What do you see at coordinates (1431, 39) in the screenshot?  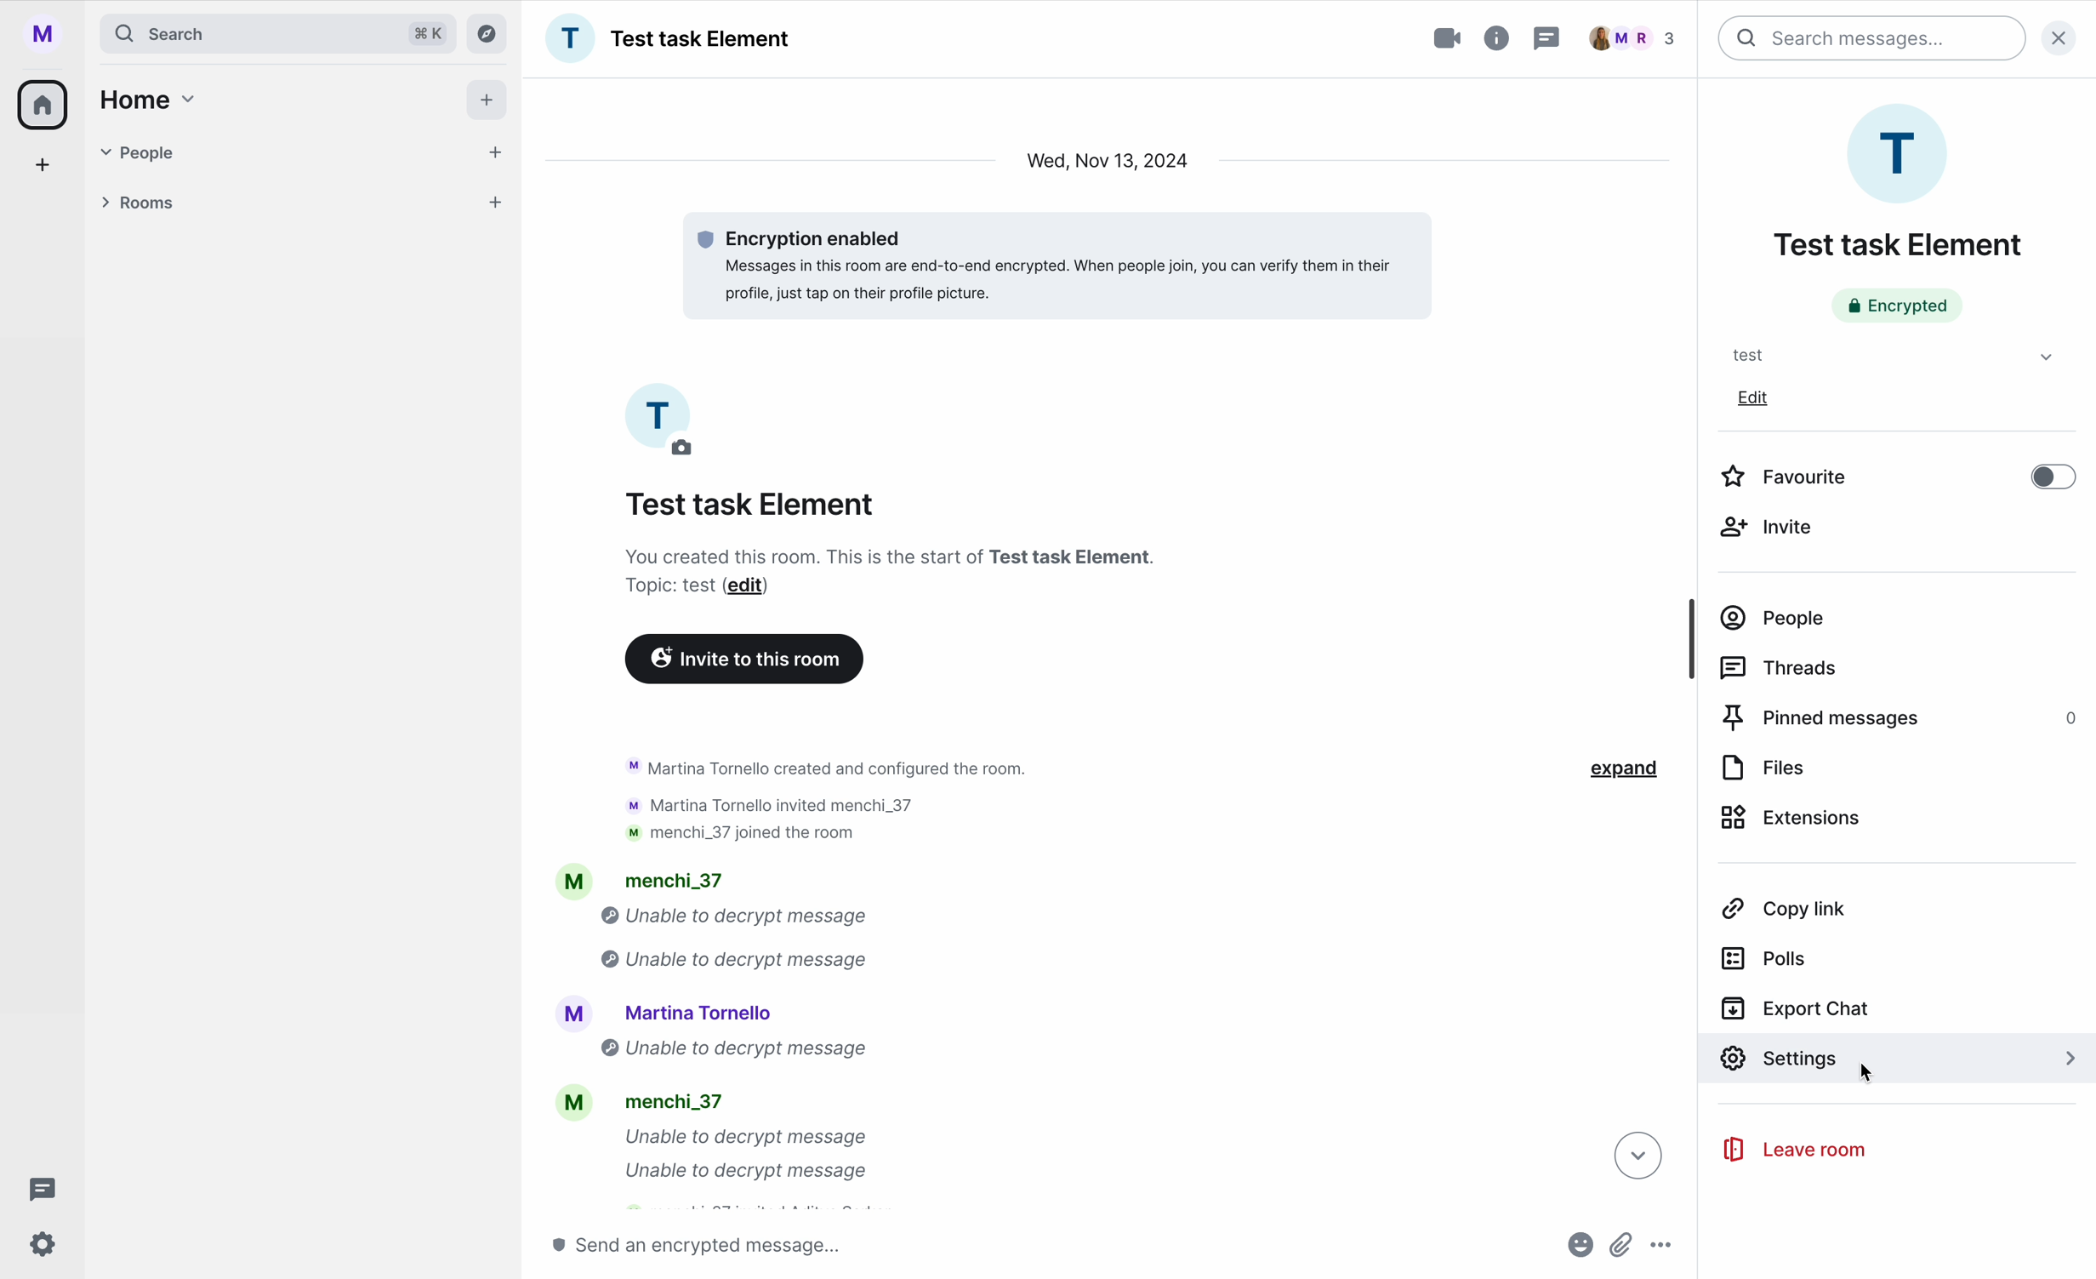 I see `video call` at bounding box center [1431, 39].